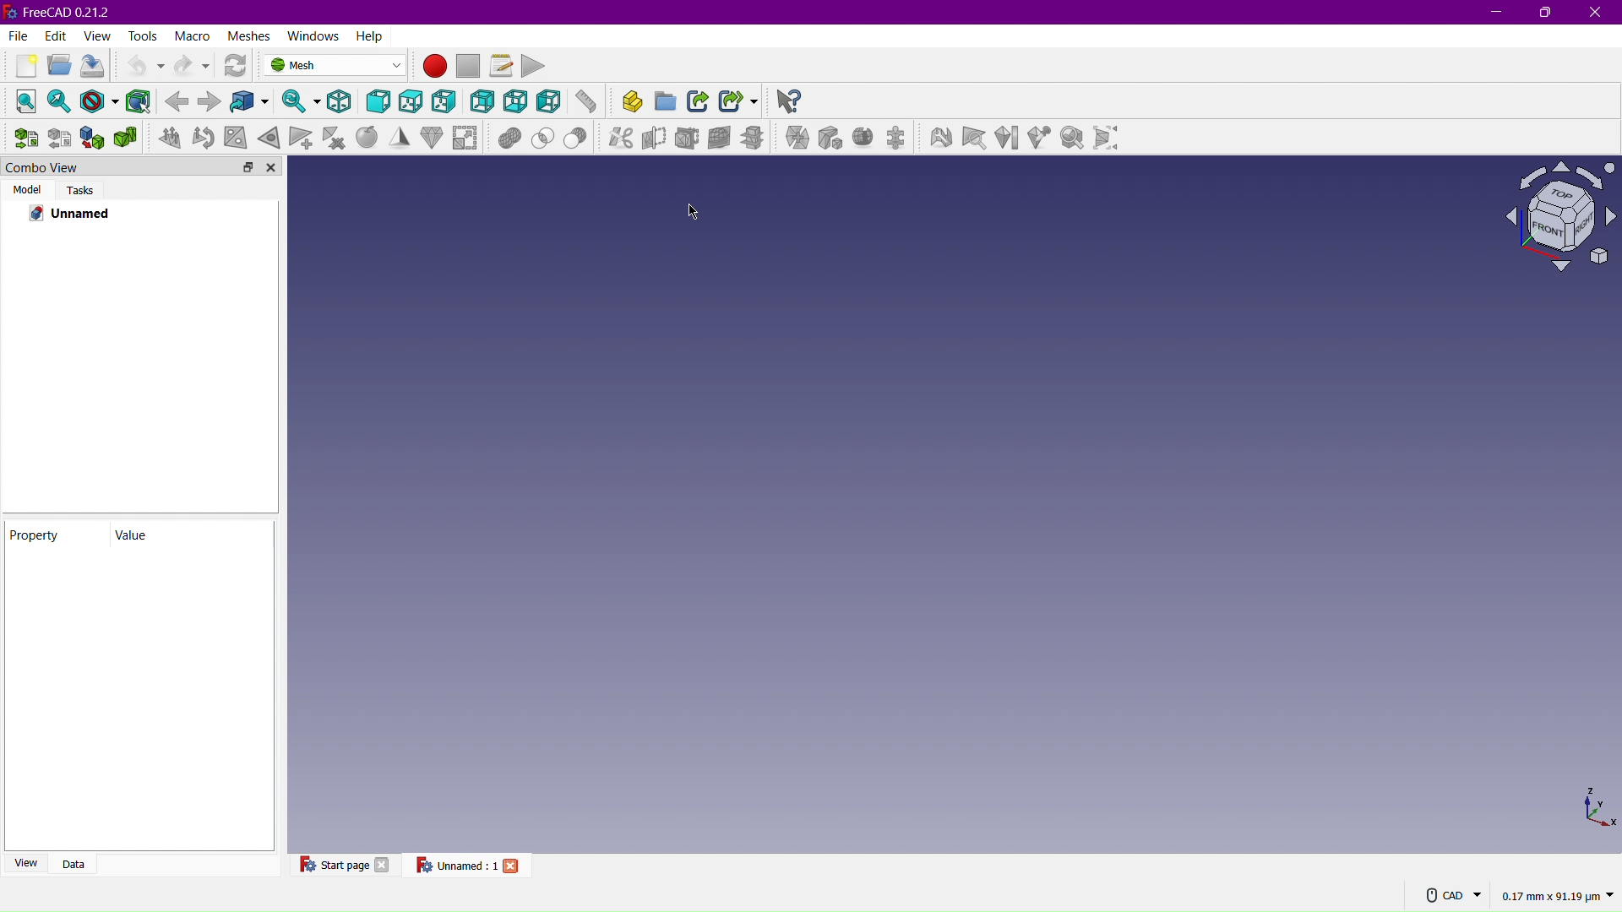  What do you see at coordinates (125, 137) in the screenshot?
I see `Regular solid` at bounding box center [125, 137].